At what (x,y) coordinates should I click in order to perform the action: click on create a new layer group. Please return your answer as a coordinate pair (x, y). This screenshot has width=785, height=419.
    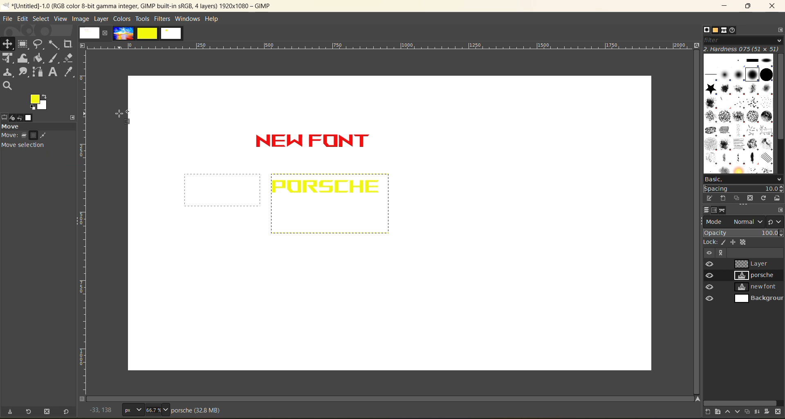
    Looking at the image, I should click on (715, 412).